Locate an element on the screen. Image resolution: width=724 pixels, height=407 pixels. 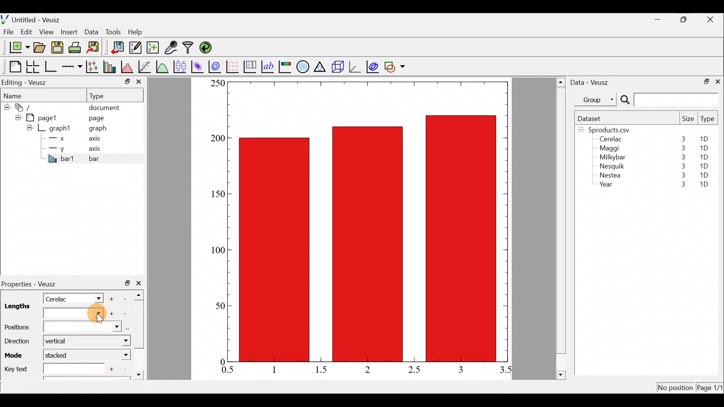
3.5 is located at coordinates (506, 371).